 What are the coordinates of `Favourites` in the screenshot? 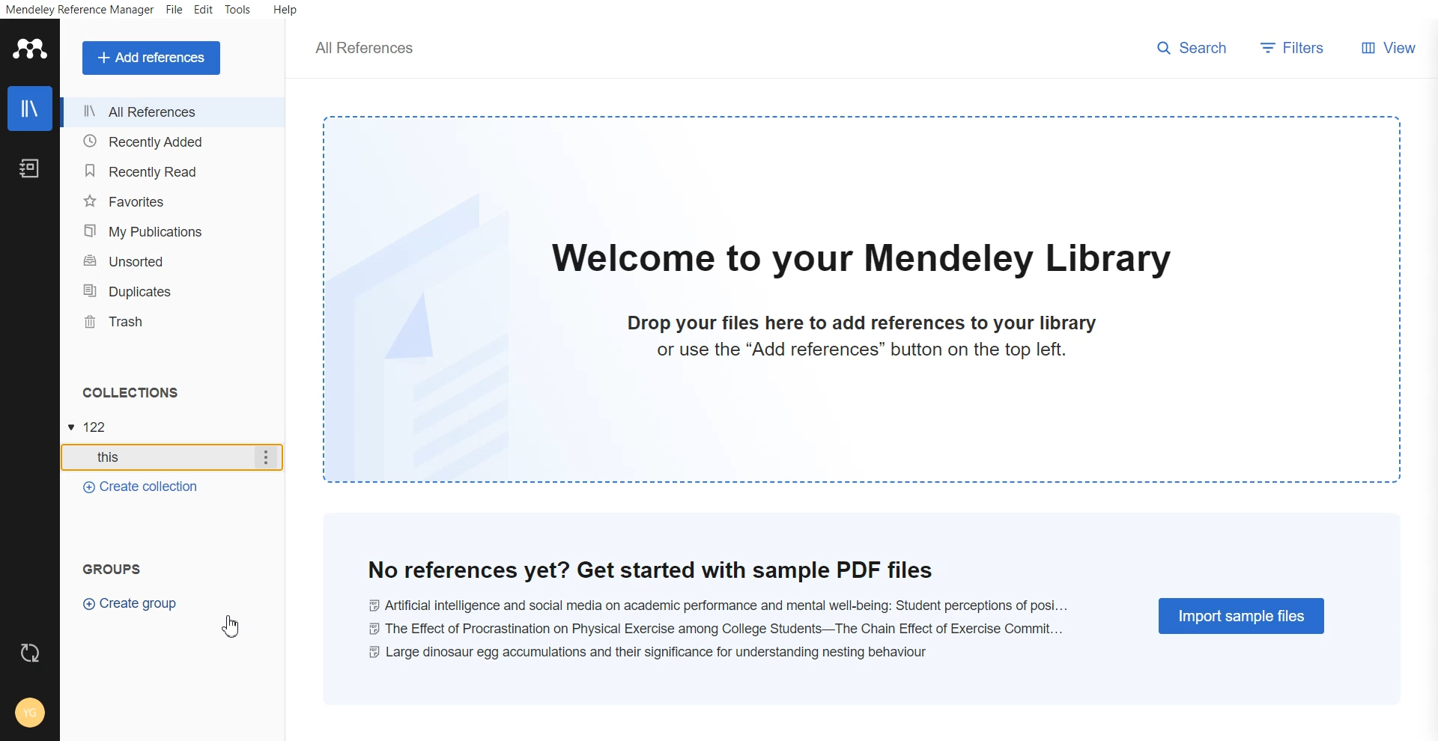 It's located at (173, 201).